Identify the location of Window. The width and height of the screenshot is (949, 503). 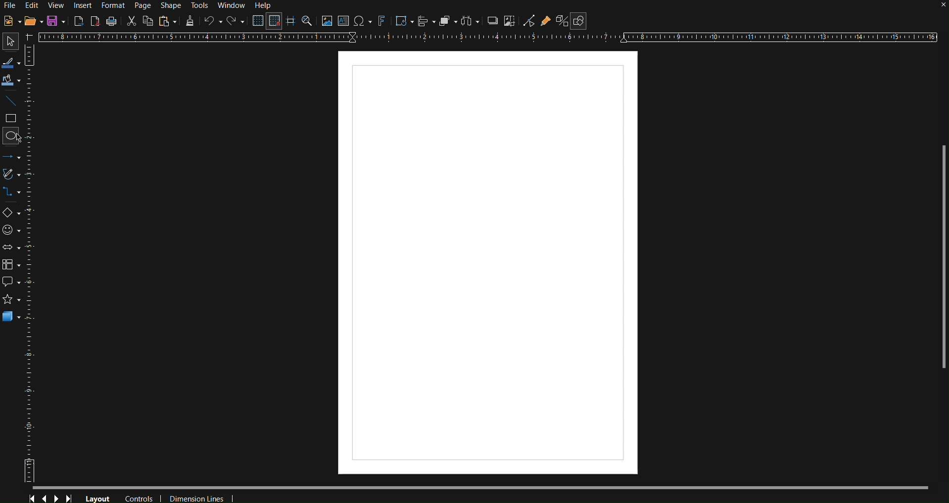
(234, 6).